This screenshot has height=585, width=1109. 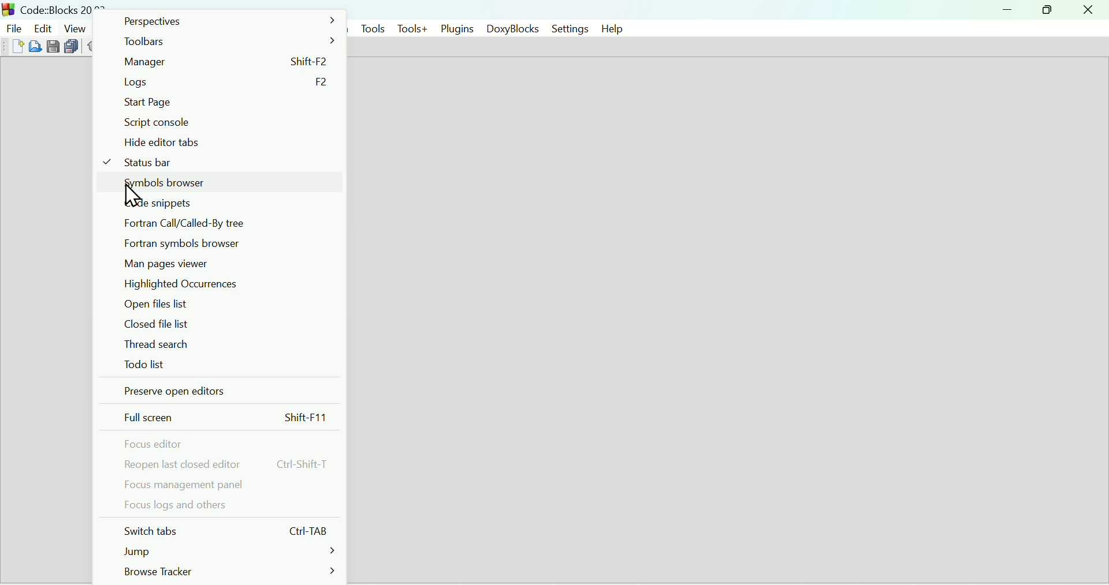 What do you see at coordinates (224, 392) in the screenshot?
I see `Preserve open editors` at bounding box center [224, 392].